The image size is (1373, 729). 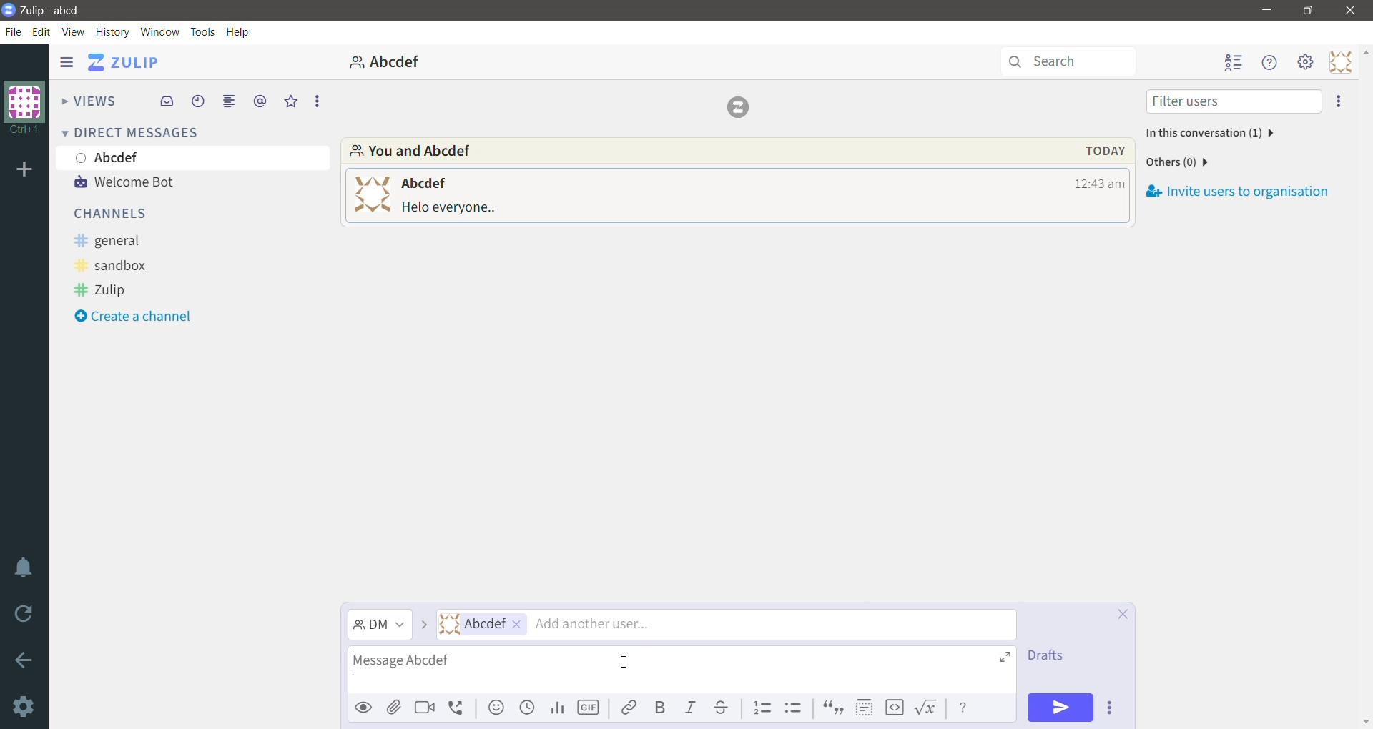 I want to click on Bold, so click(x=661, y=707).